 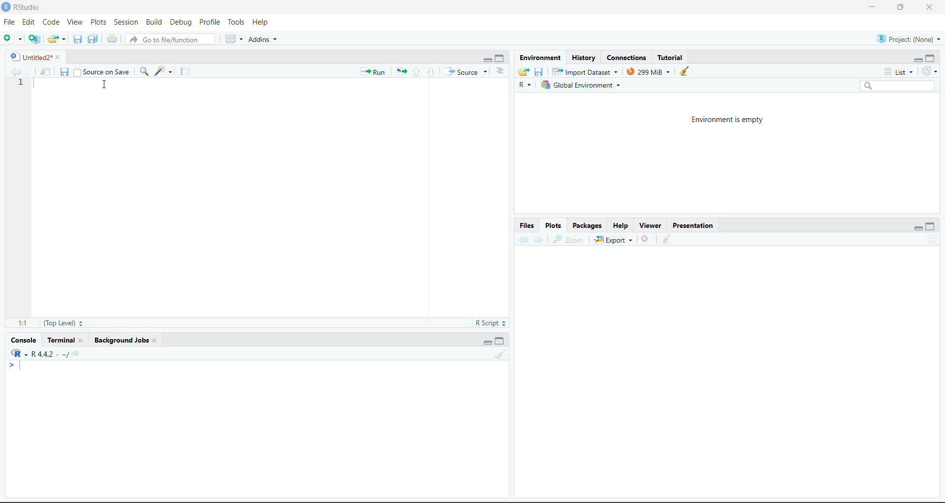 What do you see at coordinates (649, 71) in the screenshot?
I see `299 MiB` at bounding box center [649, 71].